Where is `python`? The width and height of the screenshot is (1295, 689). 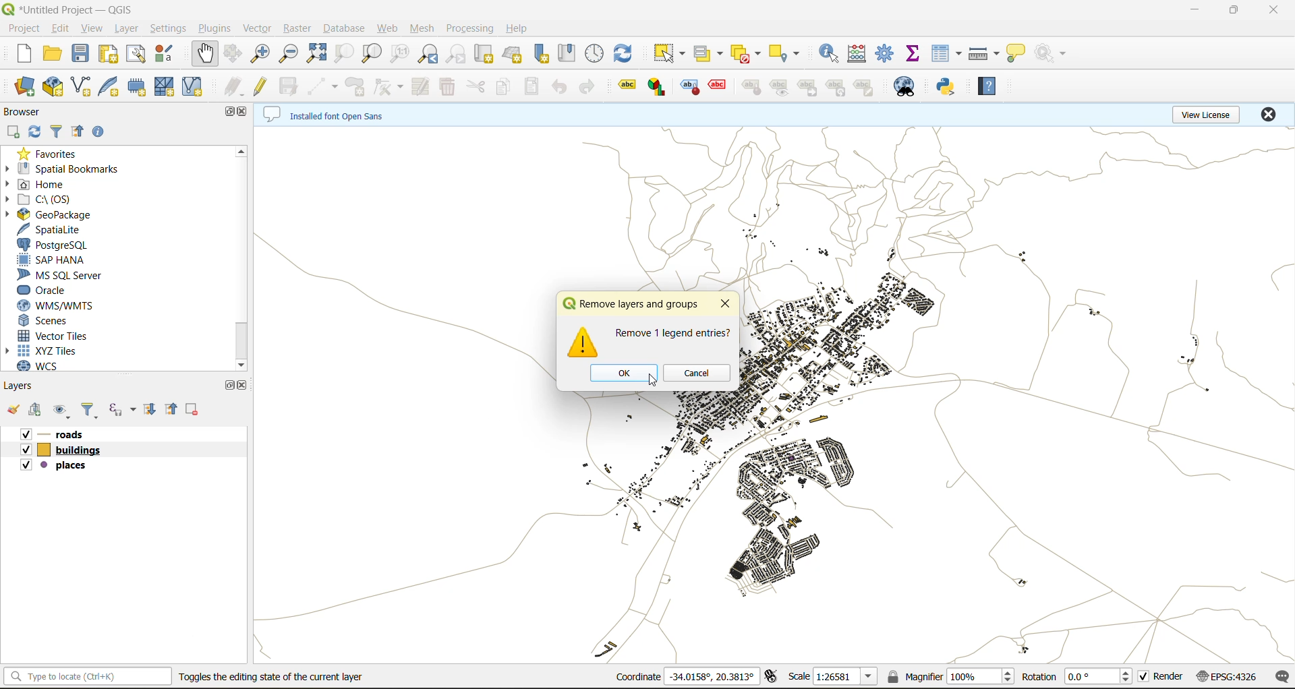
python is located at coordinates (946, 88).